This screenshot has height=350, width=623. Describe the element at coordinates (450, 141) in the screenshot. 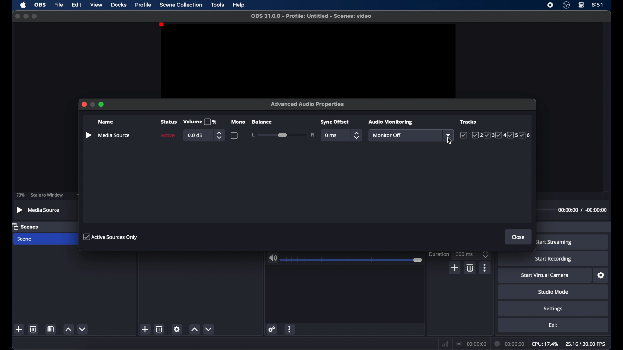

I see `cursor` at that location.